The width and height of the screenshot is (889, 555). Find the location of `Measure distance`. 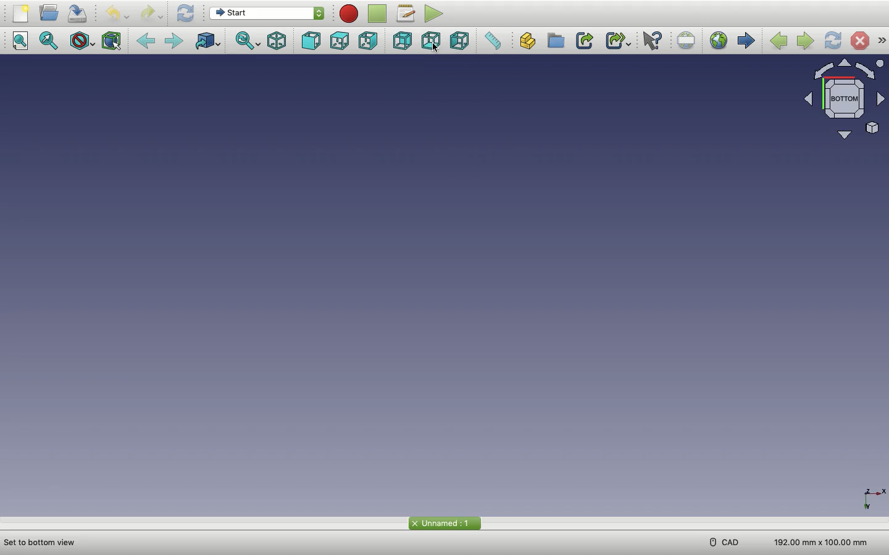

Measure distance is located at coordinates (496, 42).